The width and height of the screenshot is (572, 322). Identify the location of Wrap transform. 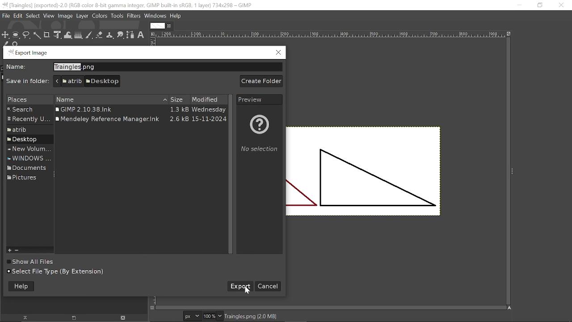
(68, 35).